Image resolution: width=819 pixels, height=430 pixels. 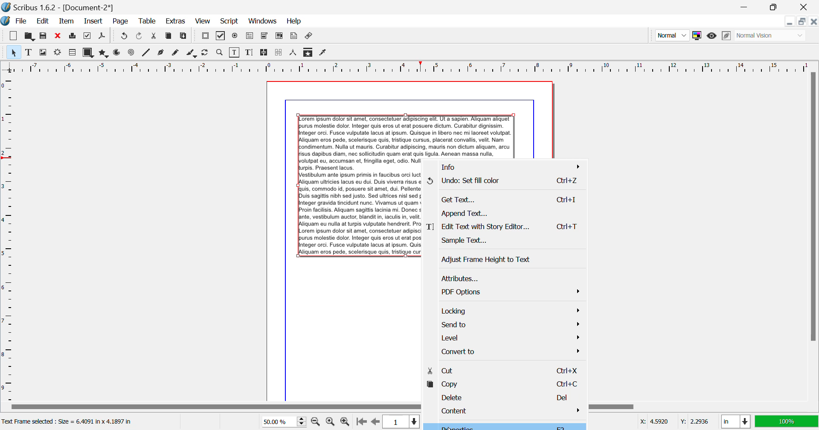 What do you see at coordinates (279, 37) in the screenshot?
I see `Pdf List Box` at bounding box center [279, 37].